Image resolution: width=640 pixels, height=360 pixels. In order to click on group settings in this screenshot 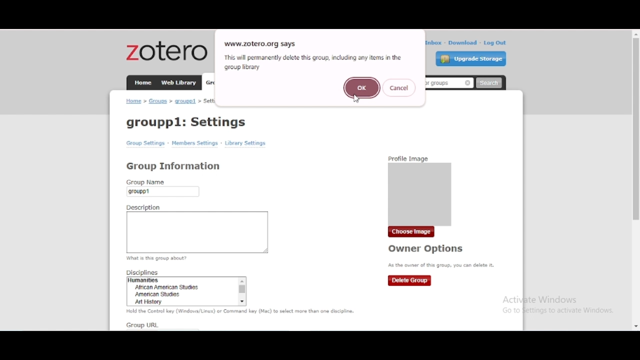, I will do `click(145, 143)`.